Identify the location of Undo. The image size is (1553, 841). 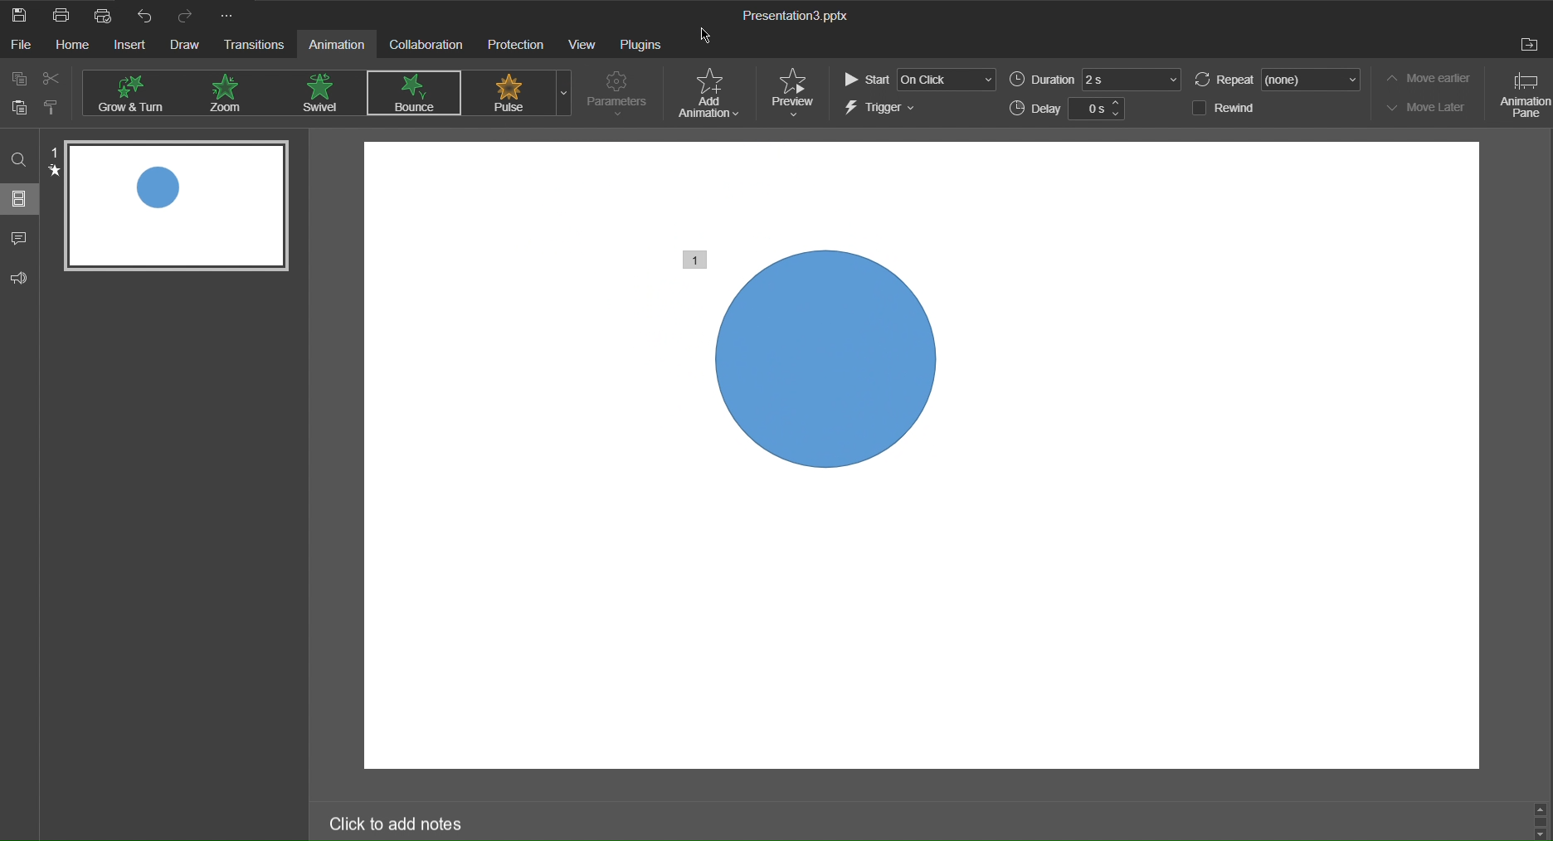
(142, 16).